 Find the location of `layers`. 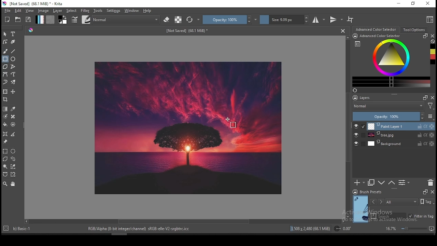

layers is located at coordinates (379, 97).